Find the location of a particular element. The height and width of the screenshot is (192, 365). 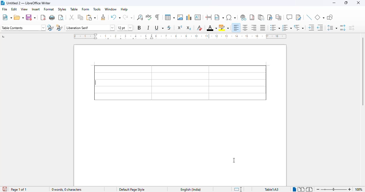

clear direct formatting is located at coordinates (200, 28).